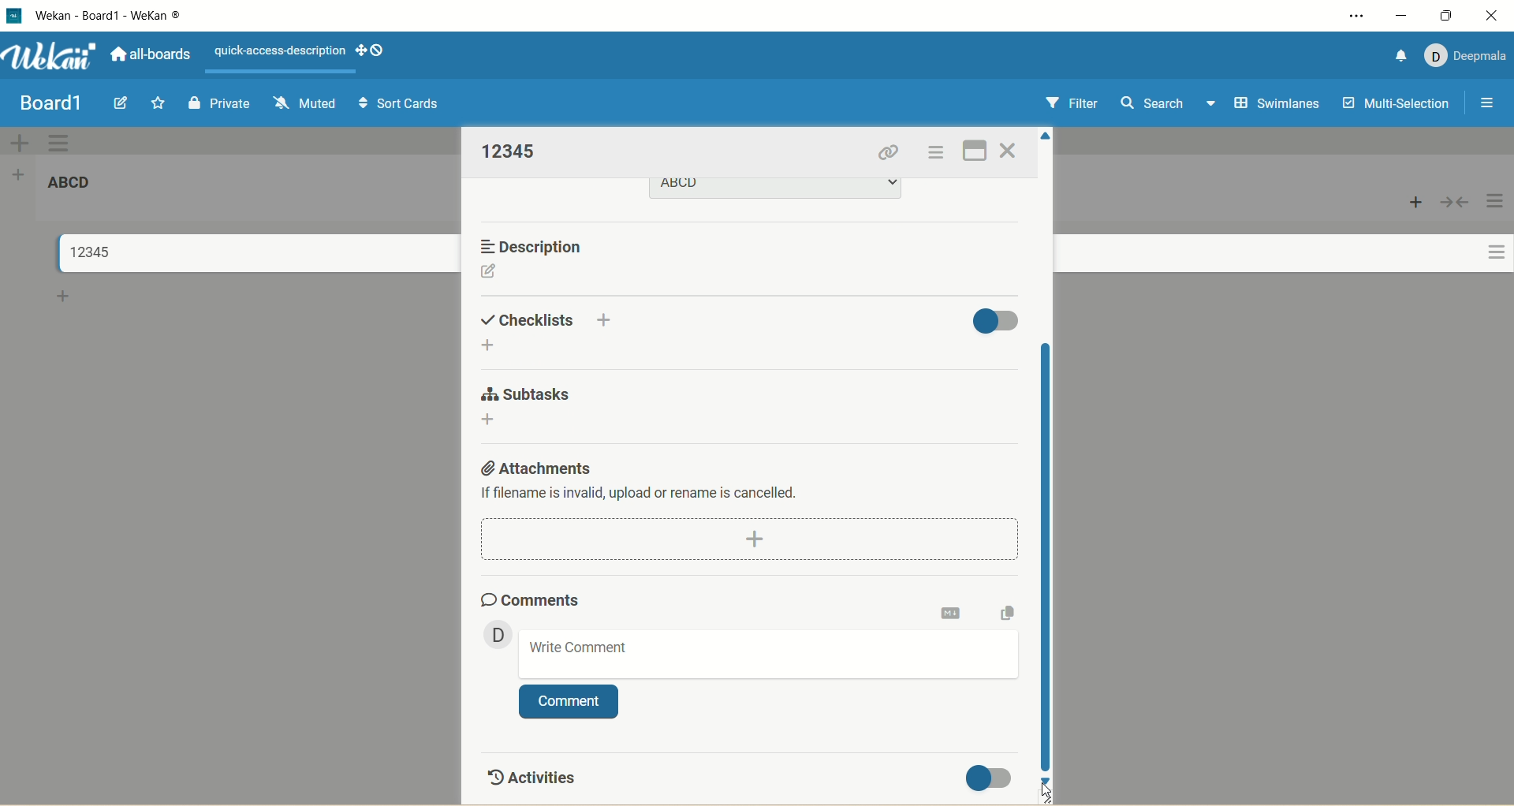 Image resolution: width=1514 pixels, height=806 pixels. What do you see at coordinates (487, 420) in the screenshot?
I see `add` at bounding box center [487, 420].